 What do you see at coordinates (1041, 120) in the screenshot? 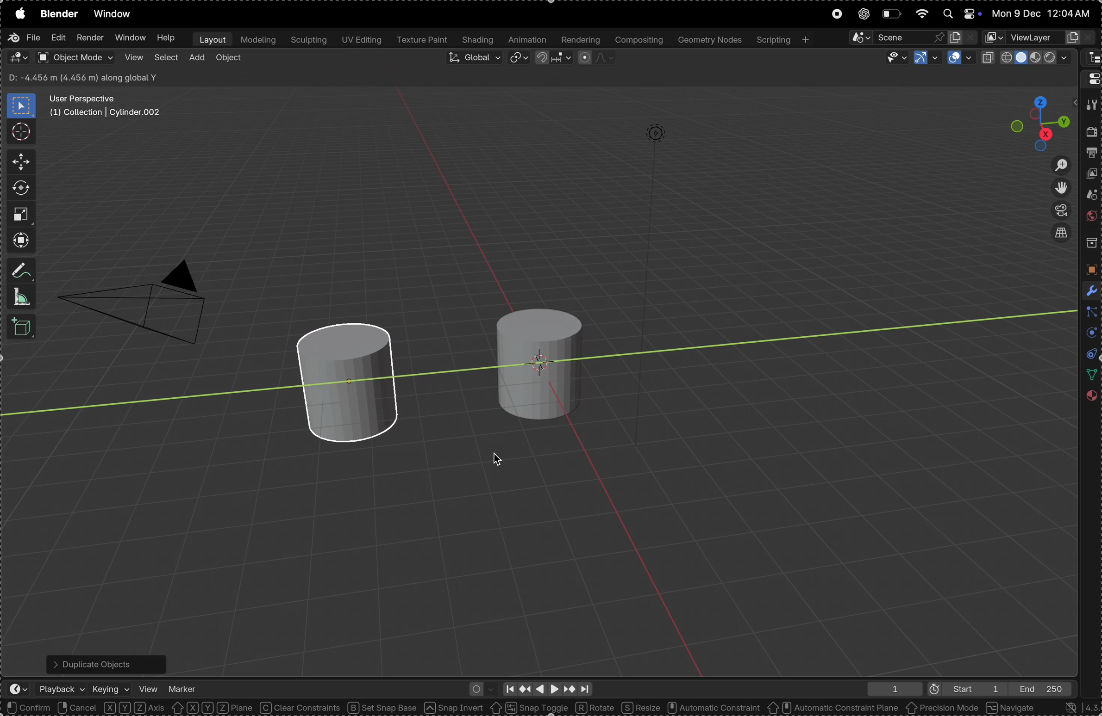
I see `view point` at bounding box center [1041, 120].